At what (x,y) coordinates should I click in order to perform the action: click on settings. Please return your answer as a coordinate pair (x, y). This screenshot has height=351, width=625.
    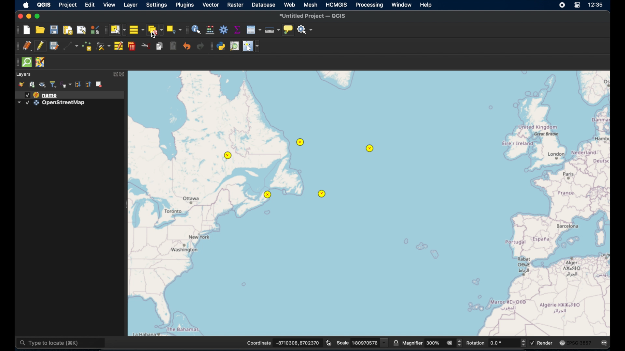
    Looking at the image, I should click on (157, 6).